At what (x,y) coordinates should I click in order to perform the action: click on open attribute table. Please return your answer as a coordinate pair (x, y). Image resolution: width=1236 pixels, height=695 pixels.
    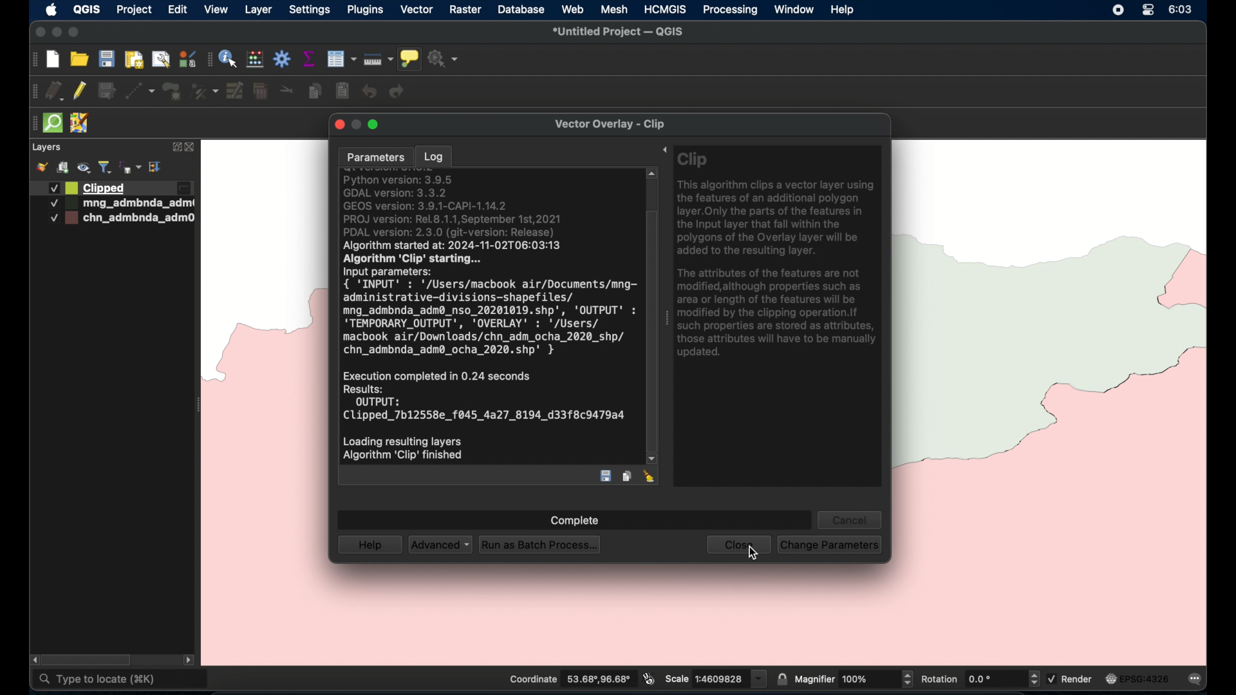
    Looking at the image, I should click on (341, 59).